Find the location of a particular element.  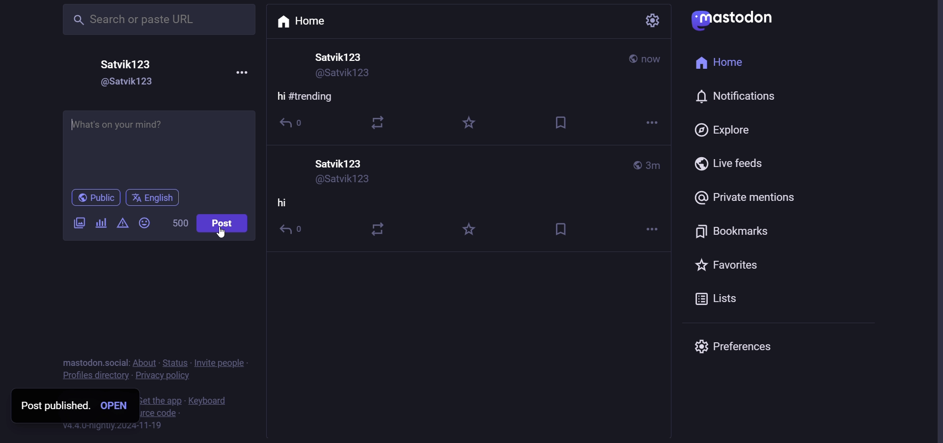

bookmark is located at coordinates (561, 122).